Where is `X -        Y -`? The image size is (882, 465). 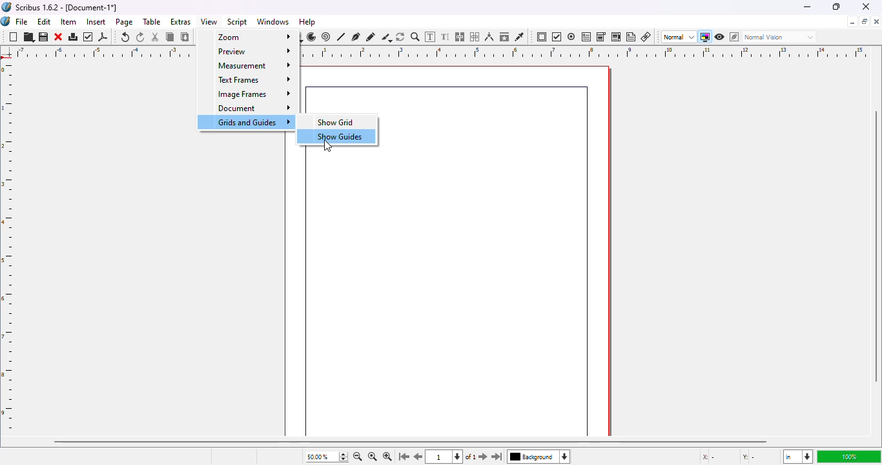 X -        Y - is located at coordinates (730, 457).